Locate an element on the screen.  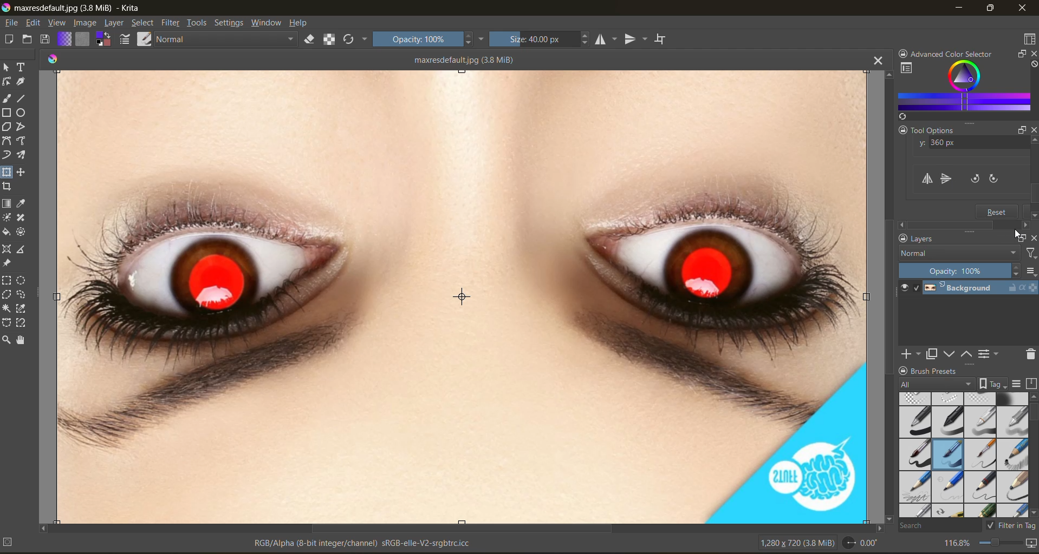
tool is located at coordinates (24, 126).